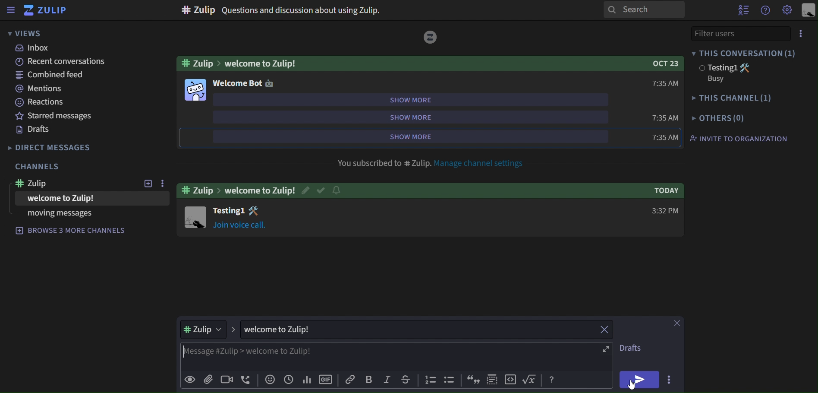  I want to click on close, so click(677, 322).